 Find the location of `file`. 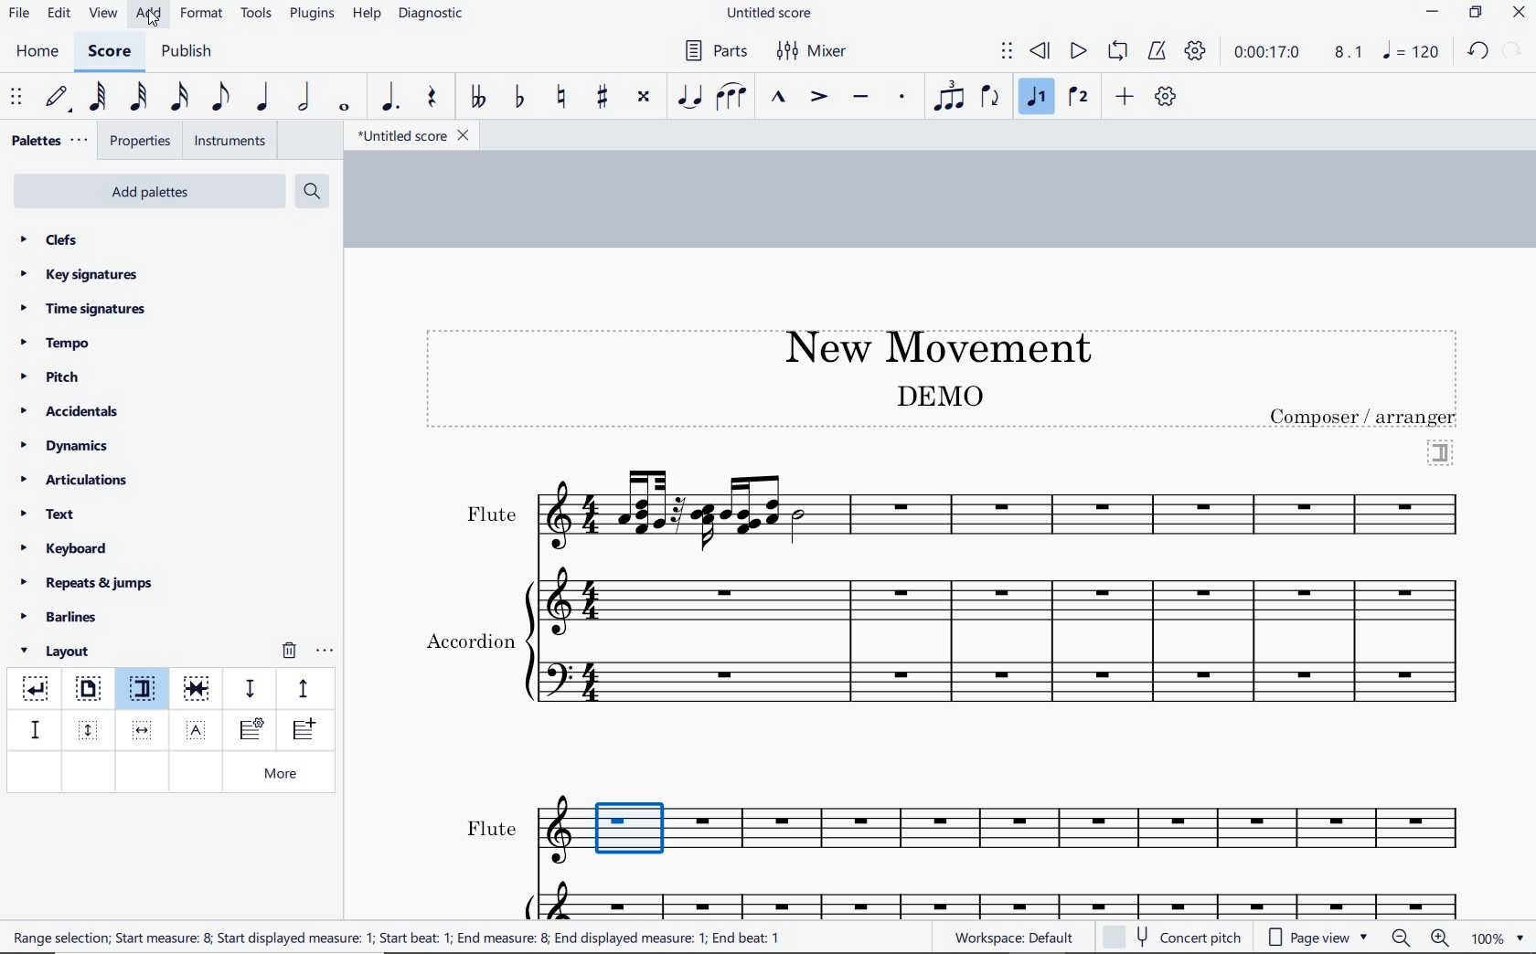

file is located at coordinates (18, 16).